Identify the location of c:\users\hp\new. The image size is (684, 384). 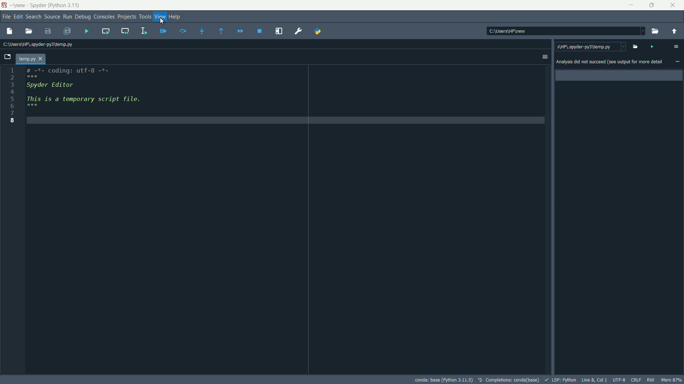
(508, 32).